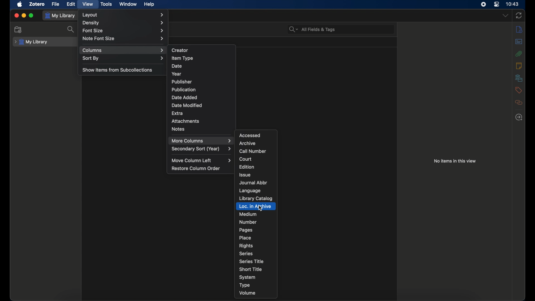  Describe the element at coordinates (60, 16) in the screenshot. I see `my library` at that location.